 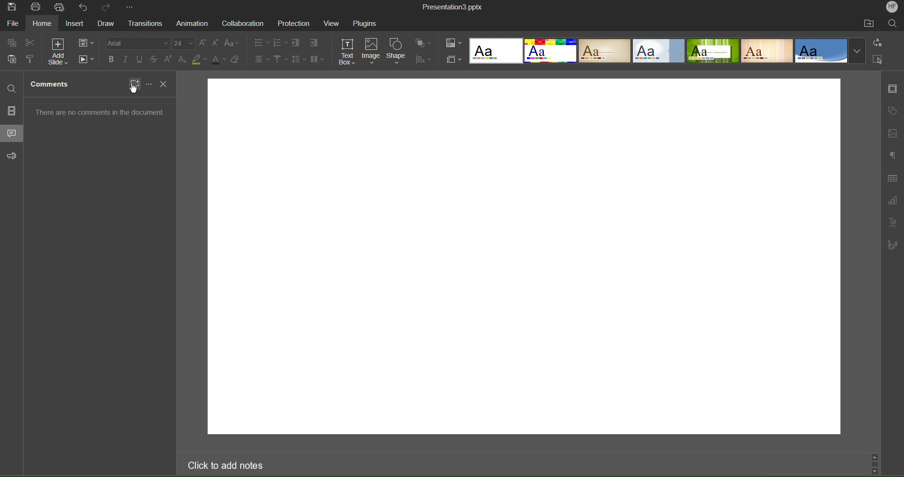 What do you see at coordinates (892, 246) in the screenshot?
I see `Signature` at bounding box center [892, 246].